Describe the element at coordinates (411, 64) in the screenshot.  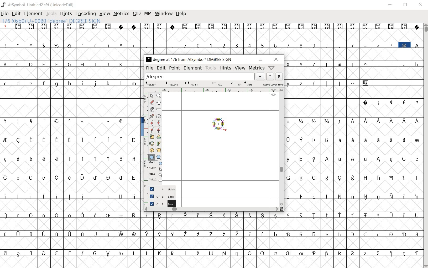
I see `small letters a b` at that location.